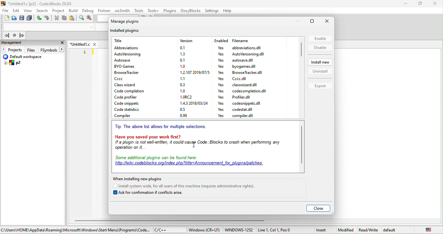  Describe the element at coordinates (183, 54) in the screenshot. I see `1.3` at that location.